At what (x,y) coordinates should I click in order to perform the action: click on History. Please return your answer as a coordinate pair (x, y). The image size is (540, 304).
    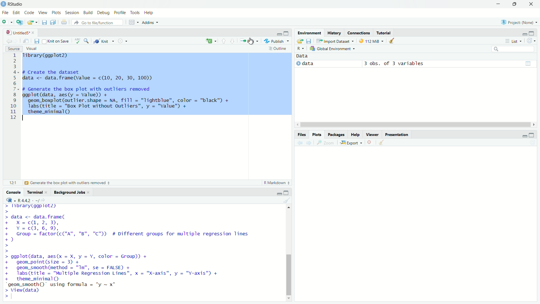
    Looking at the image, I should click on (335, 32).